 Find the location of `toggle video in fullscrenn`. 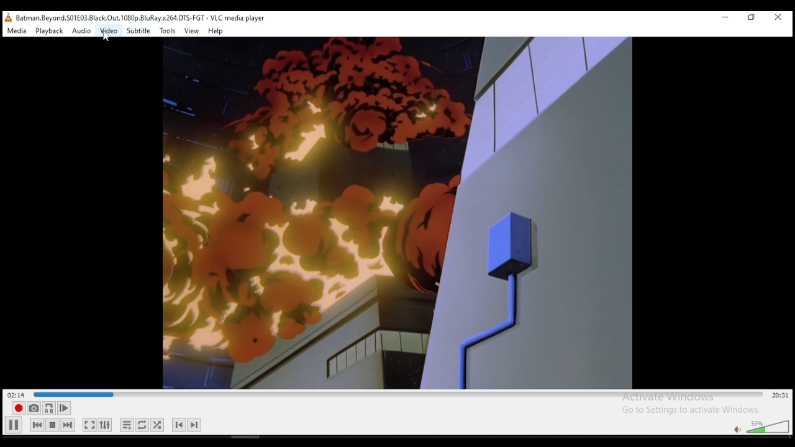

toggle video in fullscrenn is located at coordinates (89, 425).